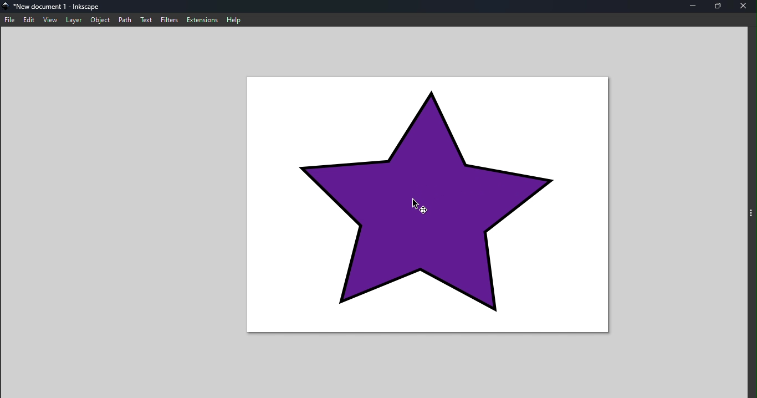 The width and height of the screenshot is (757, 398). What do you see at coordinates (697, 7) in the screenshot?
I see `Minimize` at bounding box center [697, 7].